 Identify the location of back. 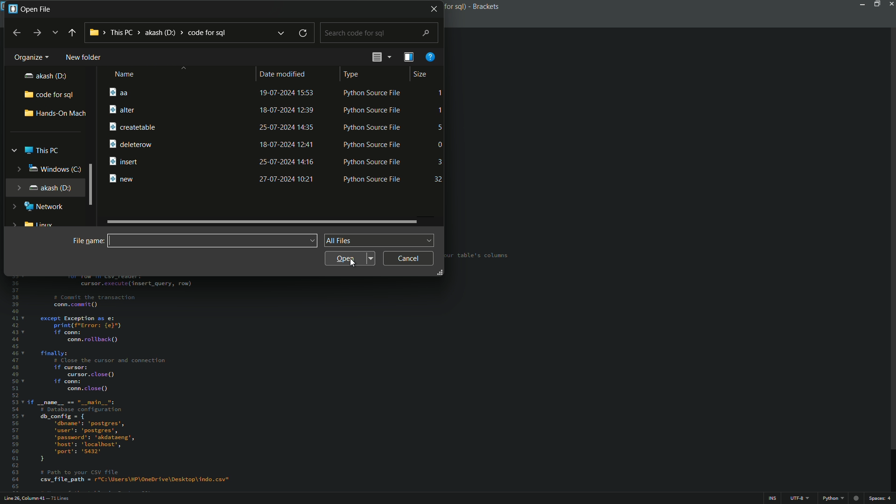
(17, 32).